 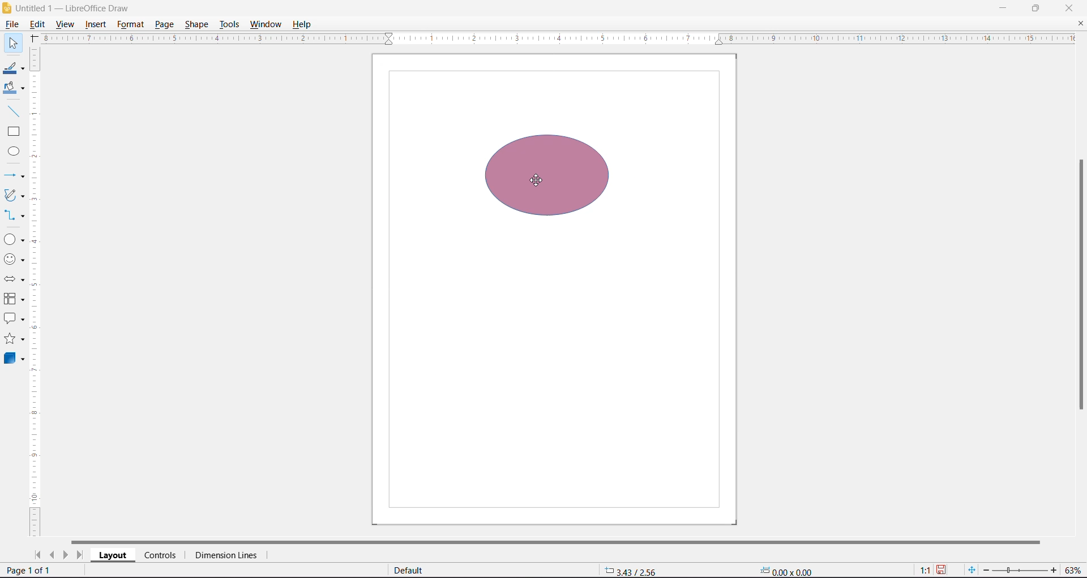 I want to click on Current Page, so click(x=555, y=289).